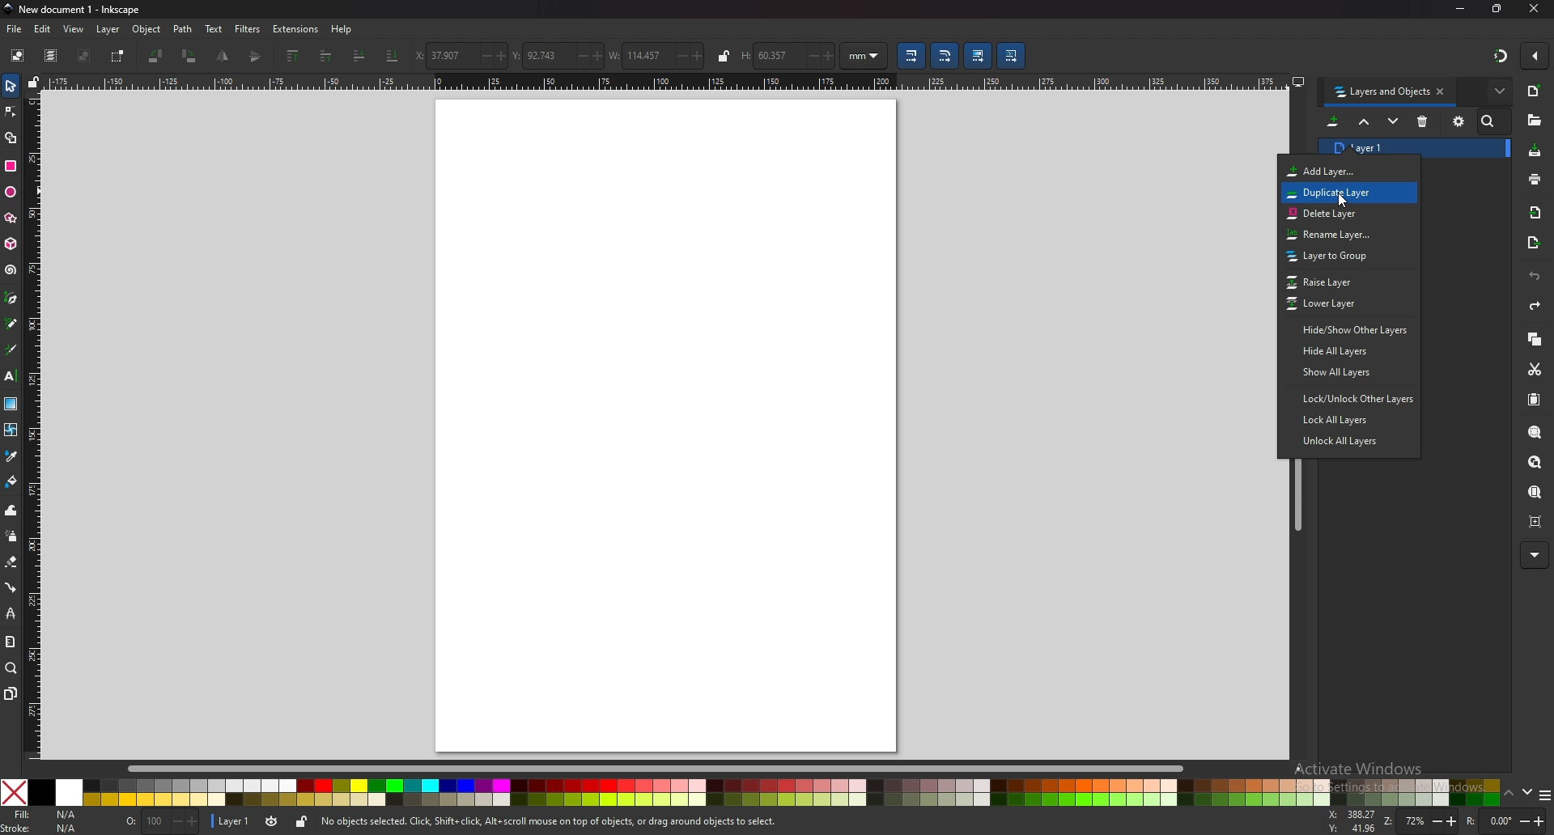  I want to click on object, so click(146, 29).